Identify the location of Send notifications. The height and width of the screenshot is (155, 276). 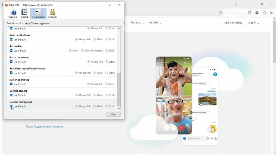
(20, 35).